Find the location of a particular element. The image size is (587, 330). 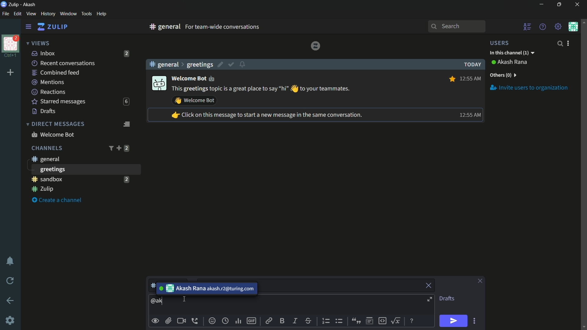

 is located at coordinates (156, 321).